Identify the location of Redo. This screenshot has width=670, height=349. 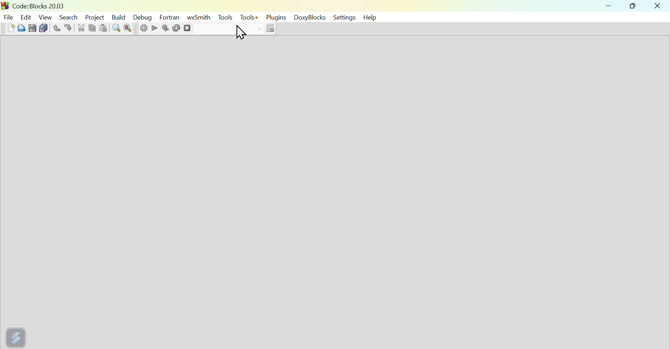
(70, 27).